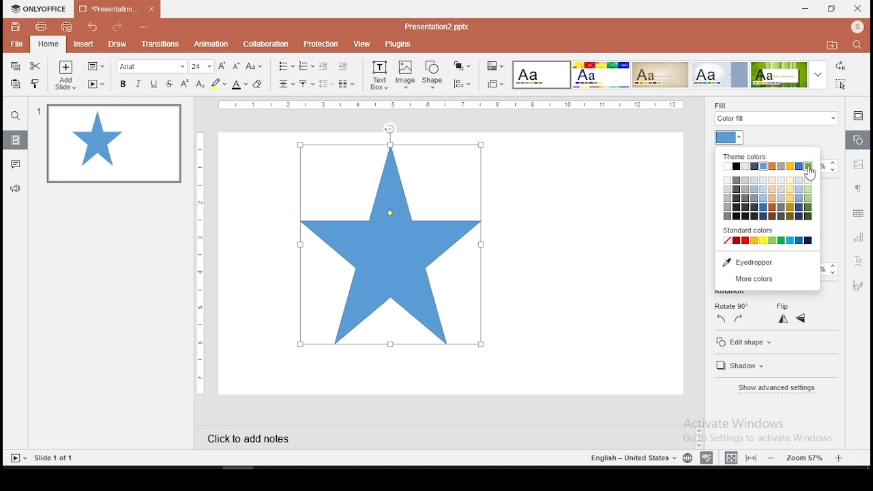 This screenshot has width=873, height=491. What do you see at coordinates (35, 66) in the screenshot?
I see `cut` at bounding box center [35, 66].